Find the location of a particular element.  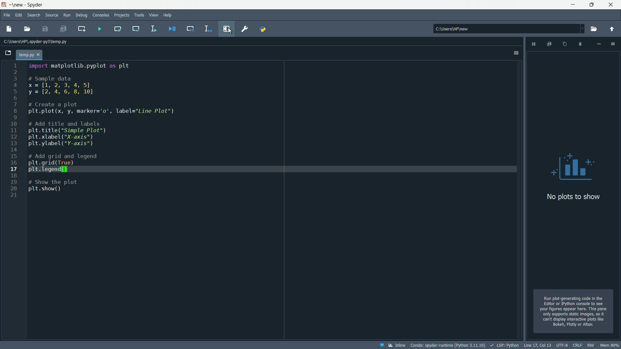

run selection is located at coordinates (154, 28).